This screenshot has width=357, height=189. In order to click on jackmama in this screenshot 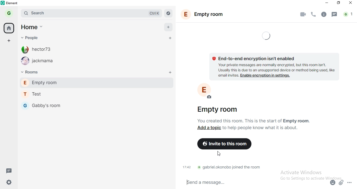, I will do `click(39, 61)`.